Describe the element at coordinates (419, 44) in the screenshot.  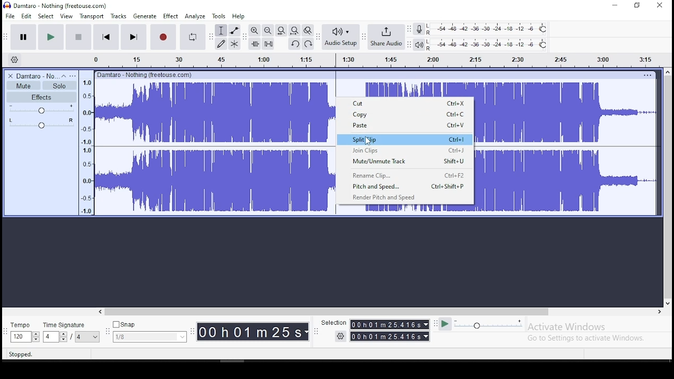
I see `playback meter` at that location.